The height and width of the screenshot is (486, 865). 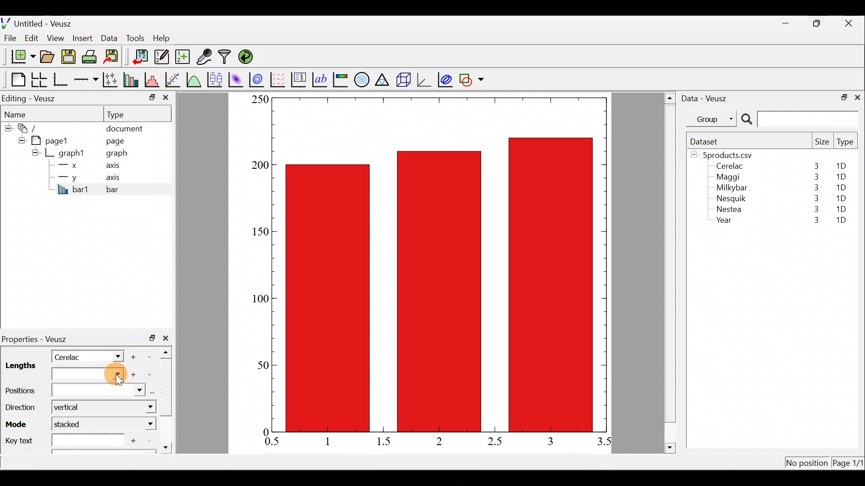 I want to click on Nestea, so click(x=729, y=209).